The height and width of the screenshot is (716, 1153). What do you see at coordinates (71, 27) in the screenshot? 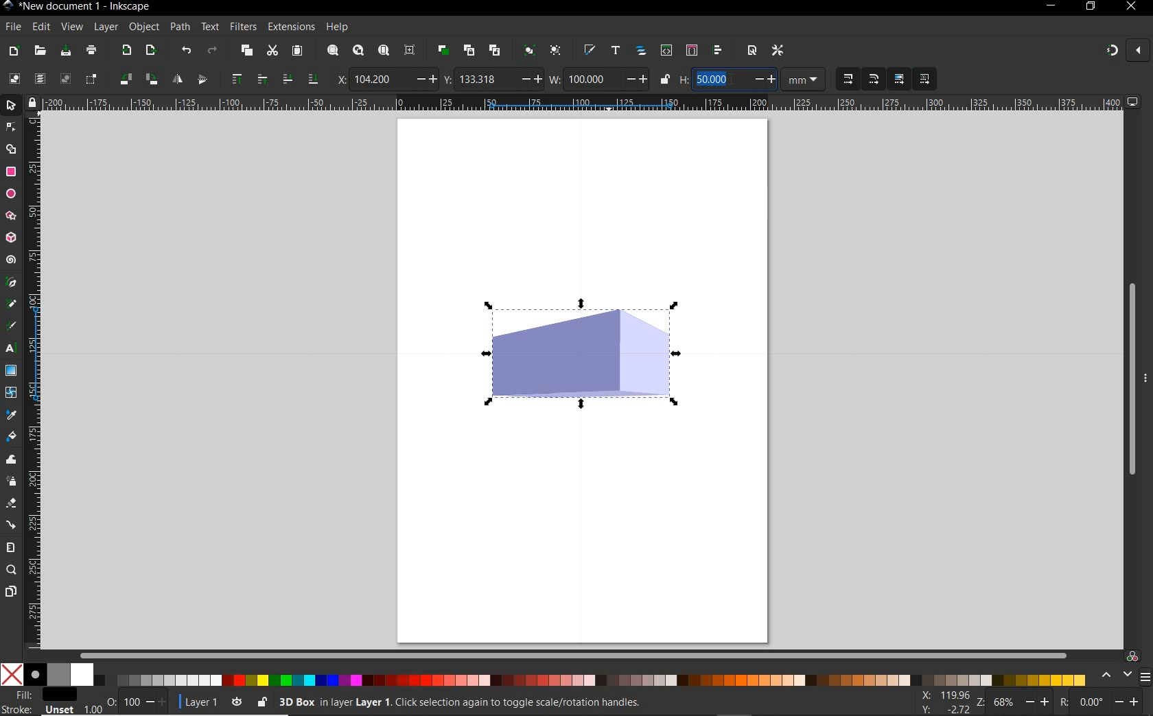
I see `view` at bounding box center [71, 27].